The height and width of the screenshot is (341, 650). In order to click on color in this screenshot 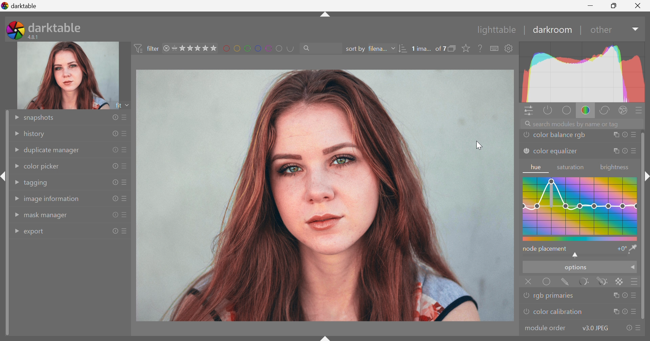, I will do `click(586, 111)`.